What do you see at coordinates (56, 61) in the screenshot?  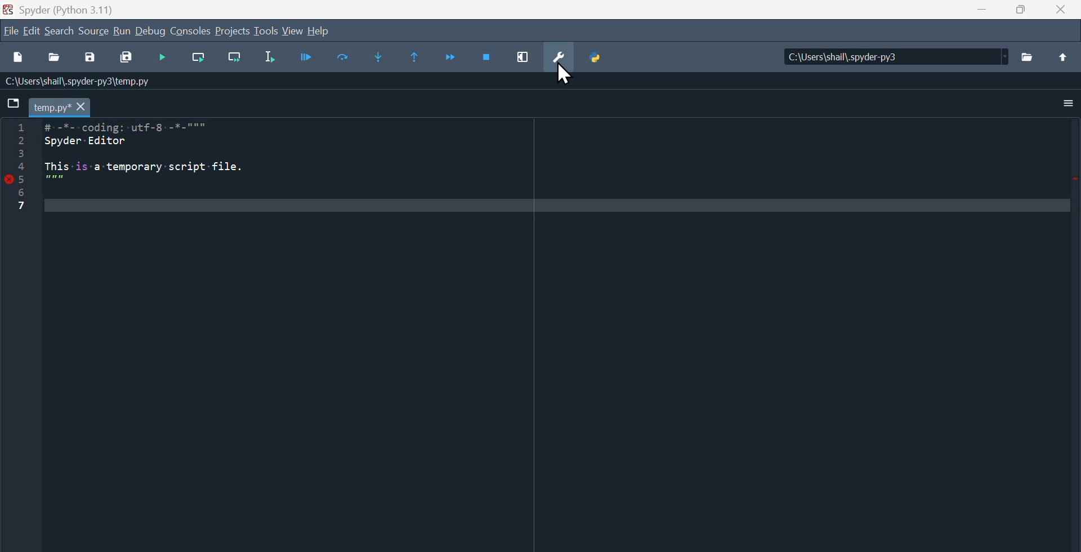 I see `open file` at bounding box center [56, 61].